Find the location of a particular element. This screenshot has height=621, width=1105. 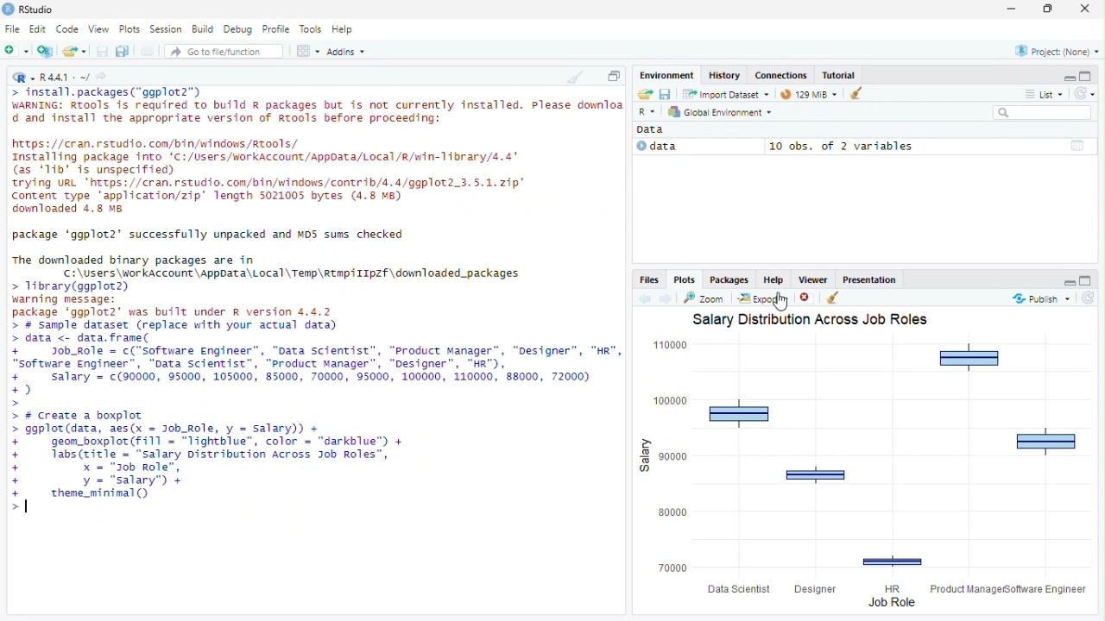

Code is located at coordinates (67, 29).